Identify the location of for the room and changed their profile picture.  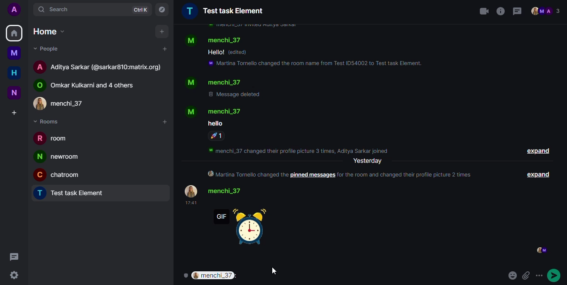
(408, 174).